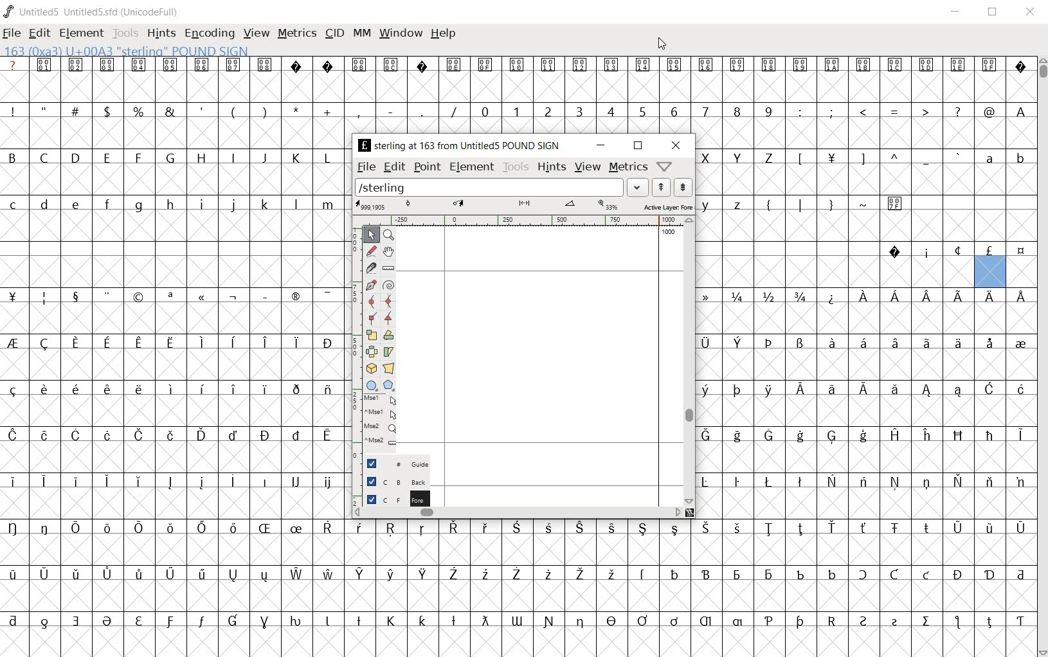  What do you see at coordinates (518, 65) in the screenshot?
I see `Symbol` at bounding box center [518, 65].